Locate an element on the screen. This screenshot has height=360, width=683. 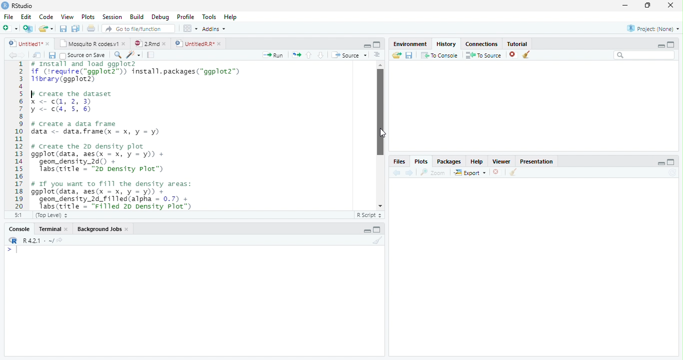
Help is located at coordinates (230, 17).